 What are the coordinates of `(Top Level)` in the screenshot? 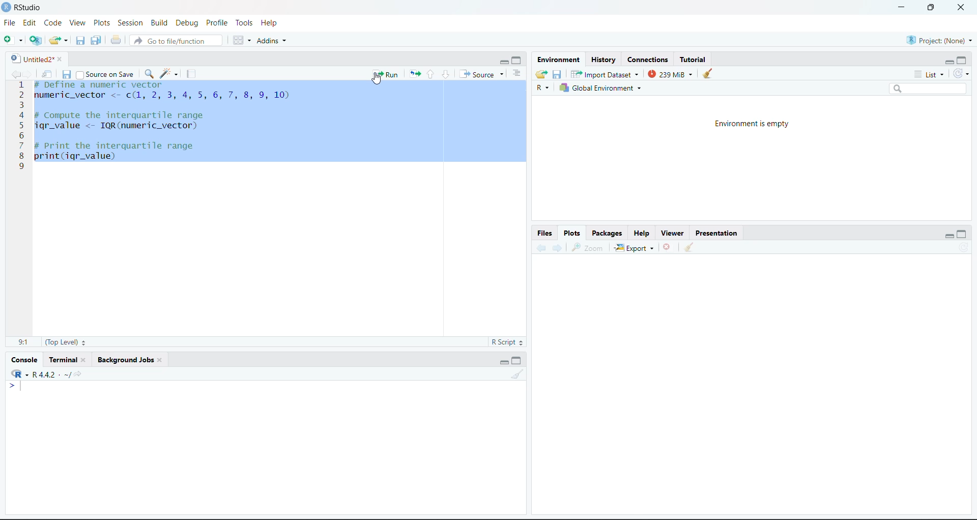 It's located at (67, 342).